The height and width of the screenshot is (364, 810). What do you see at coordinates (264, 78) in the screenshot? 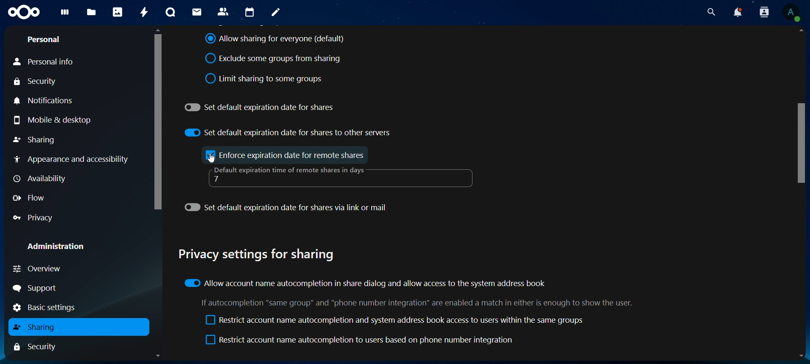
I see `limit sharing to some groups` at bounding box center [264, 78].